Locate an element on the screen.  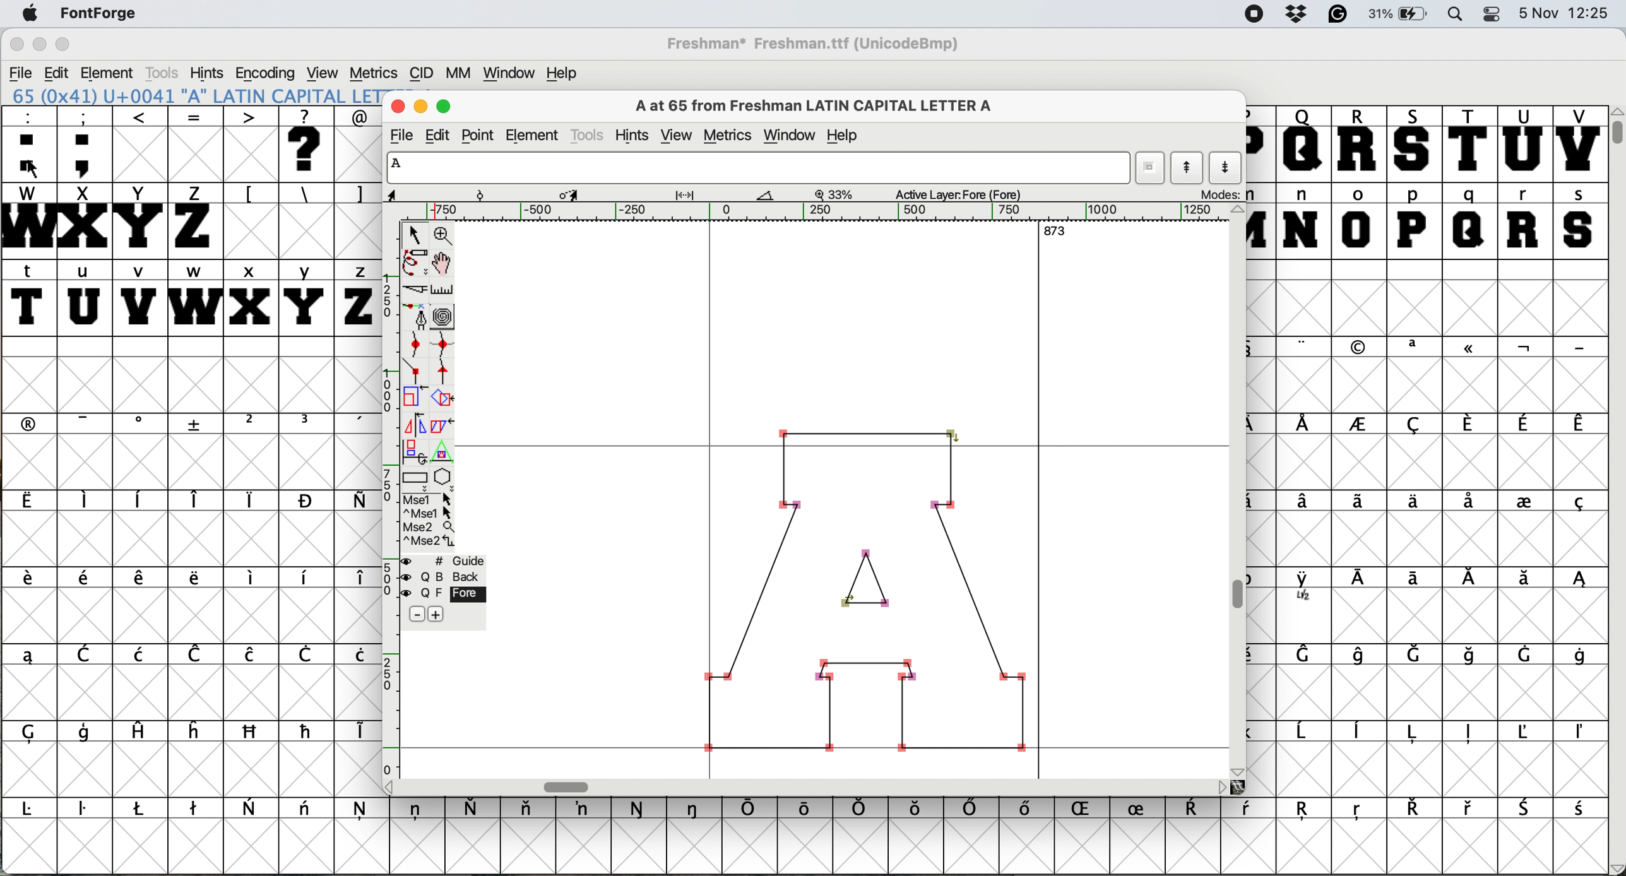
rectangle or box is located at coordinates (416, 478).